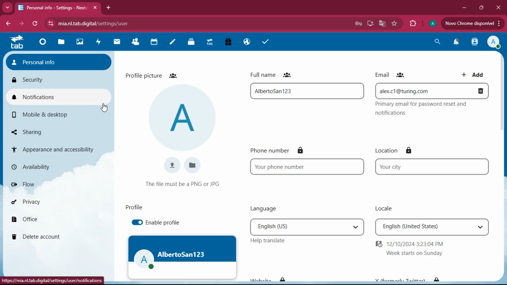  I want to click on more, so click(8, 8).